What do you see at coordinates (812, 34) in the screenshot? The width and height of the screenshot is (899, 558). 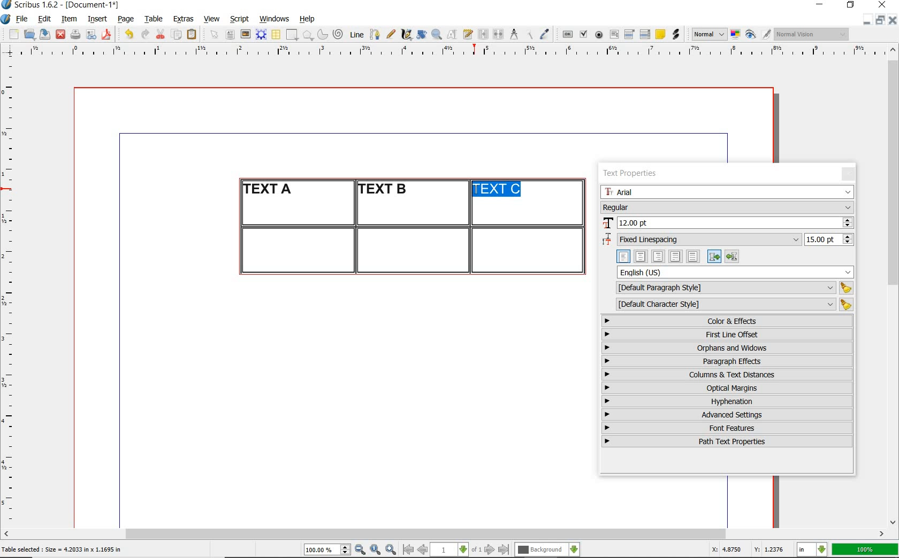 I see `visual appearance of the display` at bounding box center [812, 34].